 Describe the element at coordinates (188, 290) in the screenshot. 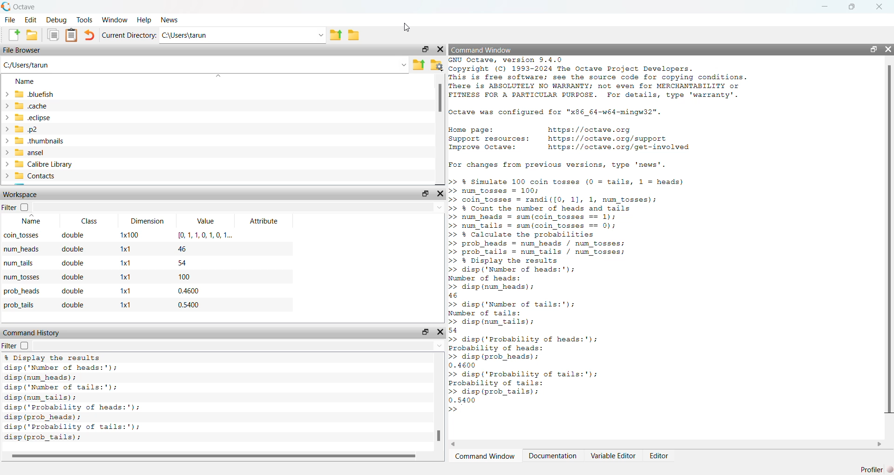

I see `0.4600` at that location.